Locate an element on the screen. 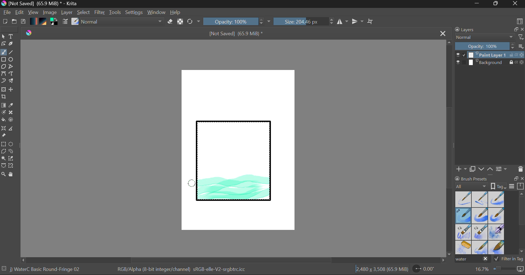  Eyedropper is located at coordinates (12, 106).